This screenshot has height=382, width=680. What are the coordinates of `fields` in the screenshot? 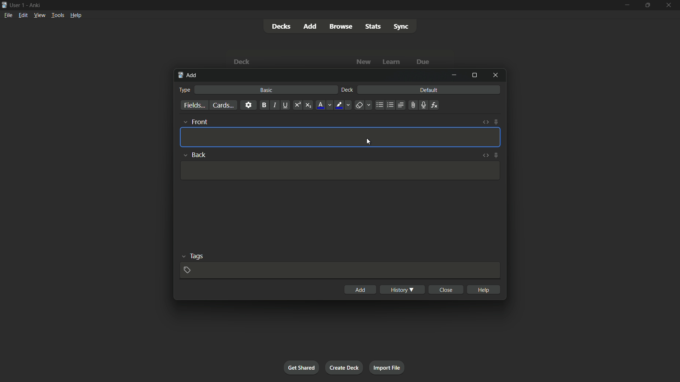 It's located at (194, 106).